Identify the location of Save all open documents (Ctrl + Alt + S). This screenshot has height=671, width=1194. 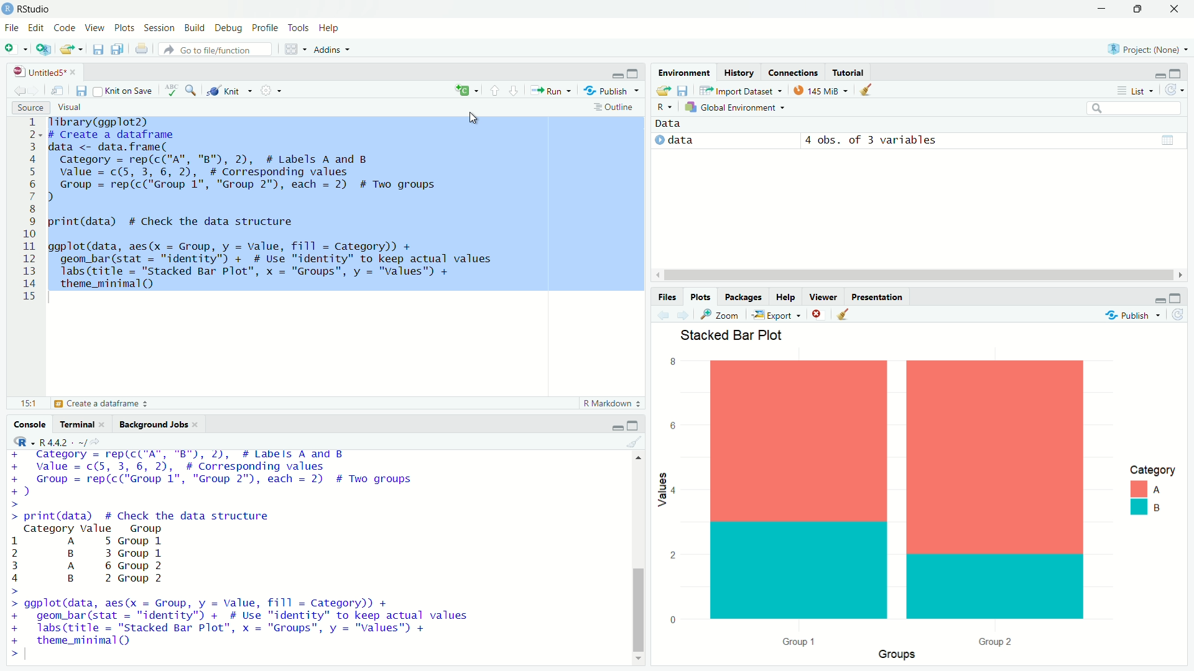
(119, 49).